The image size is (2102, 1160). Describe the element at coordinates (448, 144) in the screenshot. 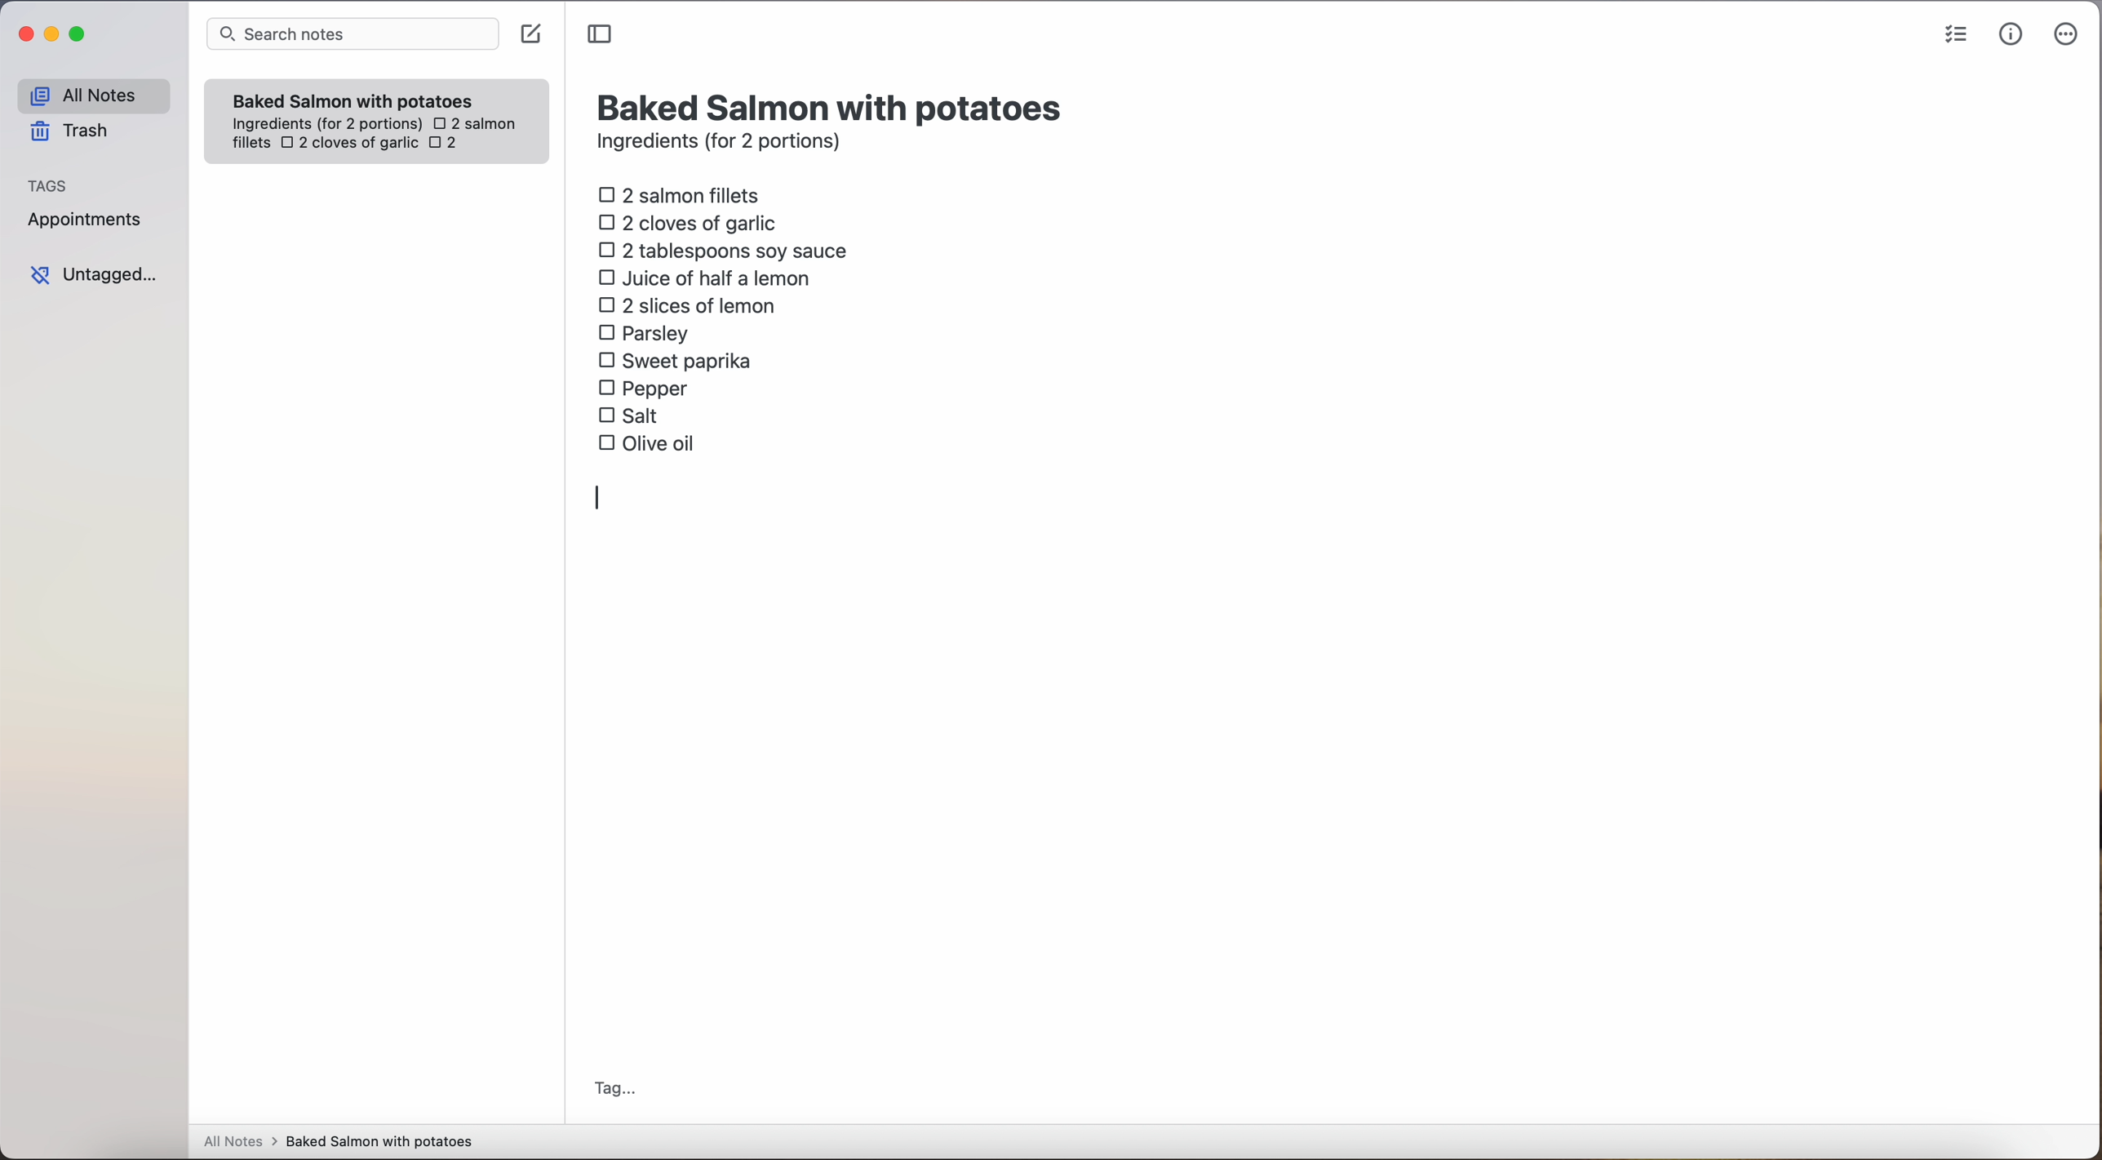

I see `2 ` at that location.